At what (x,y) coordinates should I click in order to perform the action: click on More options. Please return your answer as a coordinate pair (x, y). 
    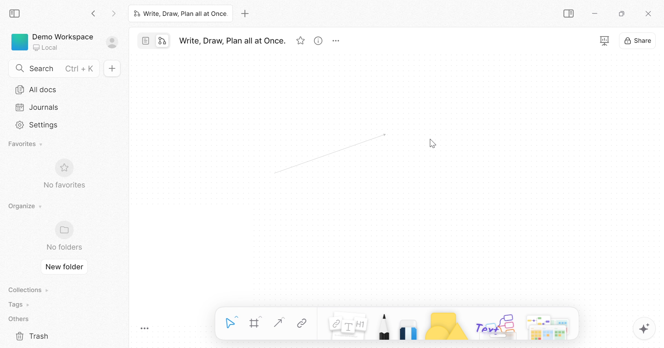
    Looking at the image, I should click on (338, 41).